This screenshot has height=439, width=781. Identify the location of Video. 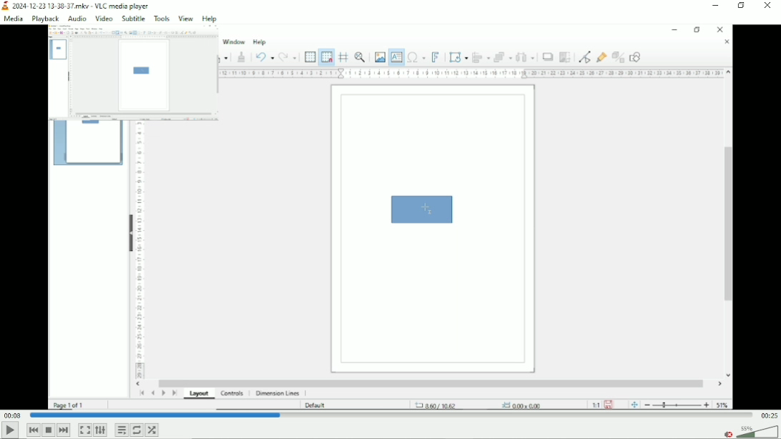
(390, 296).